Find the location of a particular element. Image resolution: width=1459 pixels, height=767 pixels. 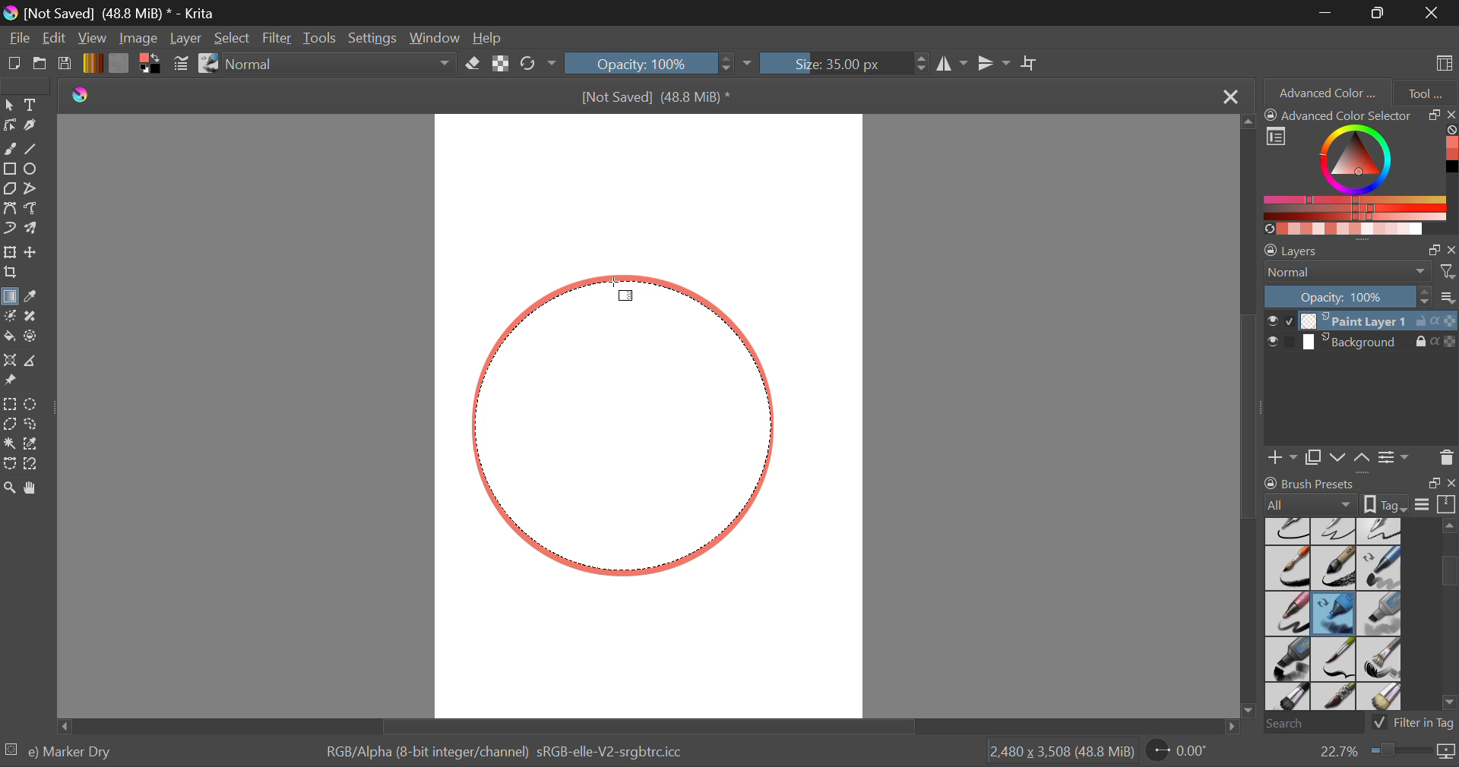

Opacity 100% is located at coordinates (648, 63).